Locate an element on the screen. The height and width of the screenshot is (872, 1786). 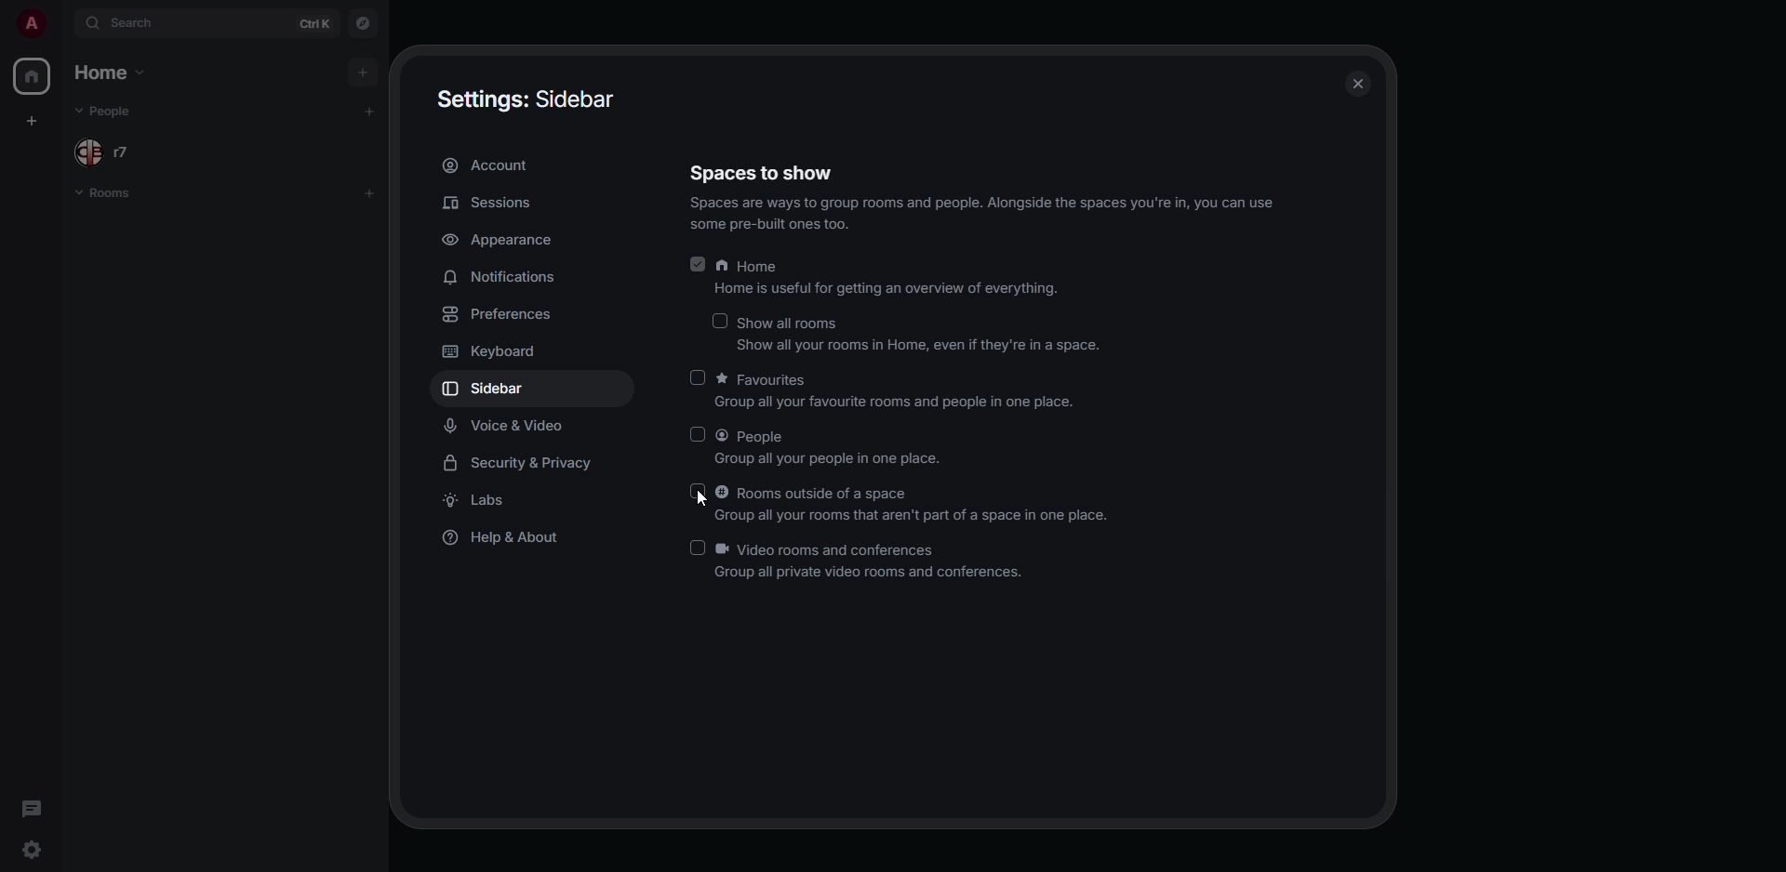
home is located at coordinates (106, 73).